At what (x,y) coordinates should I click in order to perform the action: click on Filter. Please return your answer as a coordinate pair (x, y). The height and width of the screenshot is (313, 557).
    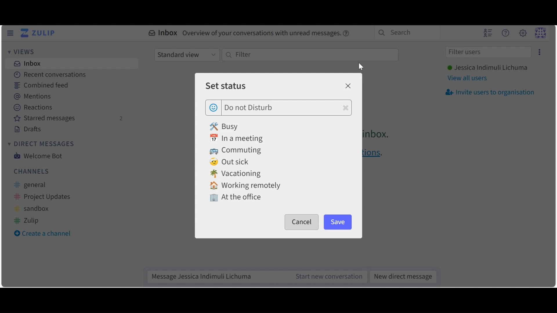
    Looking at the image, I should click on (310, 55).